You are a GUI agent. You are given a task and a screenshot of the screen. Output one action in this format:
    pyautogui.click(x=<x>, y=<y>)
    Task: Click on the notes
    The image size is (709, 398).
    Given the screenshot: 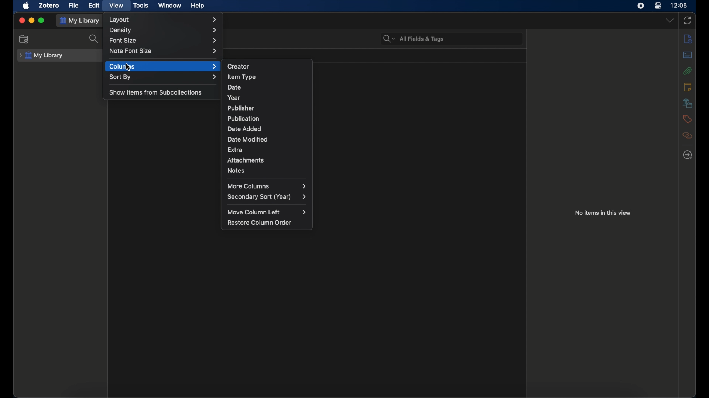 What is the action you would take?
    pyautogui.click(x=688, y=86)
    